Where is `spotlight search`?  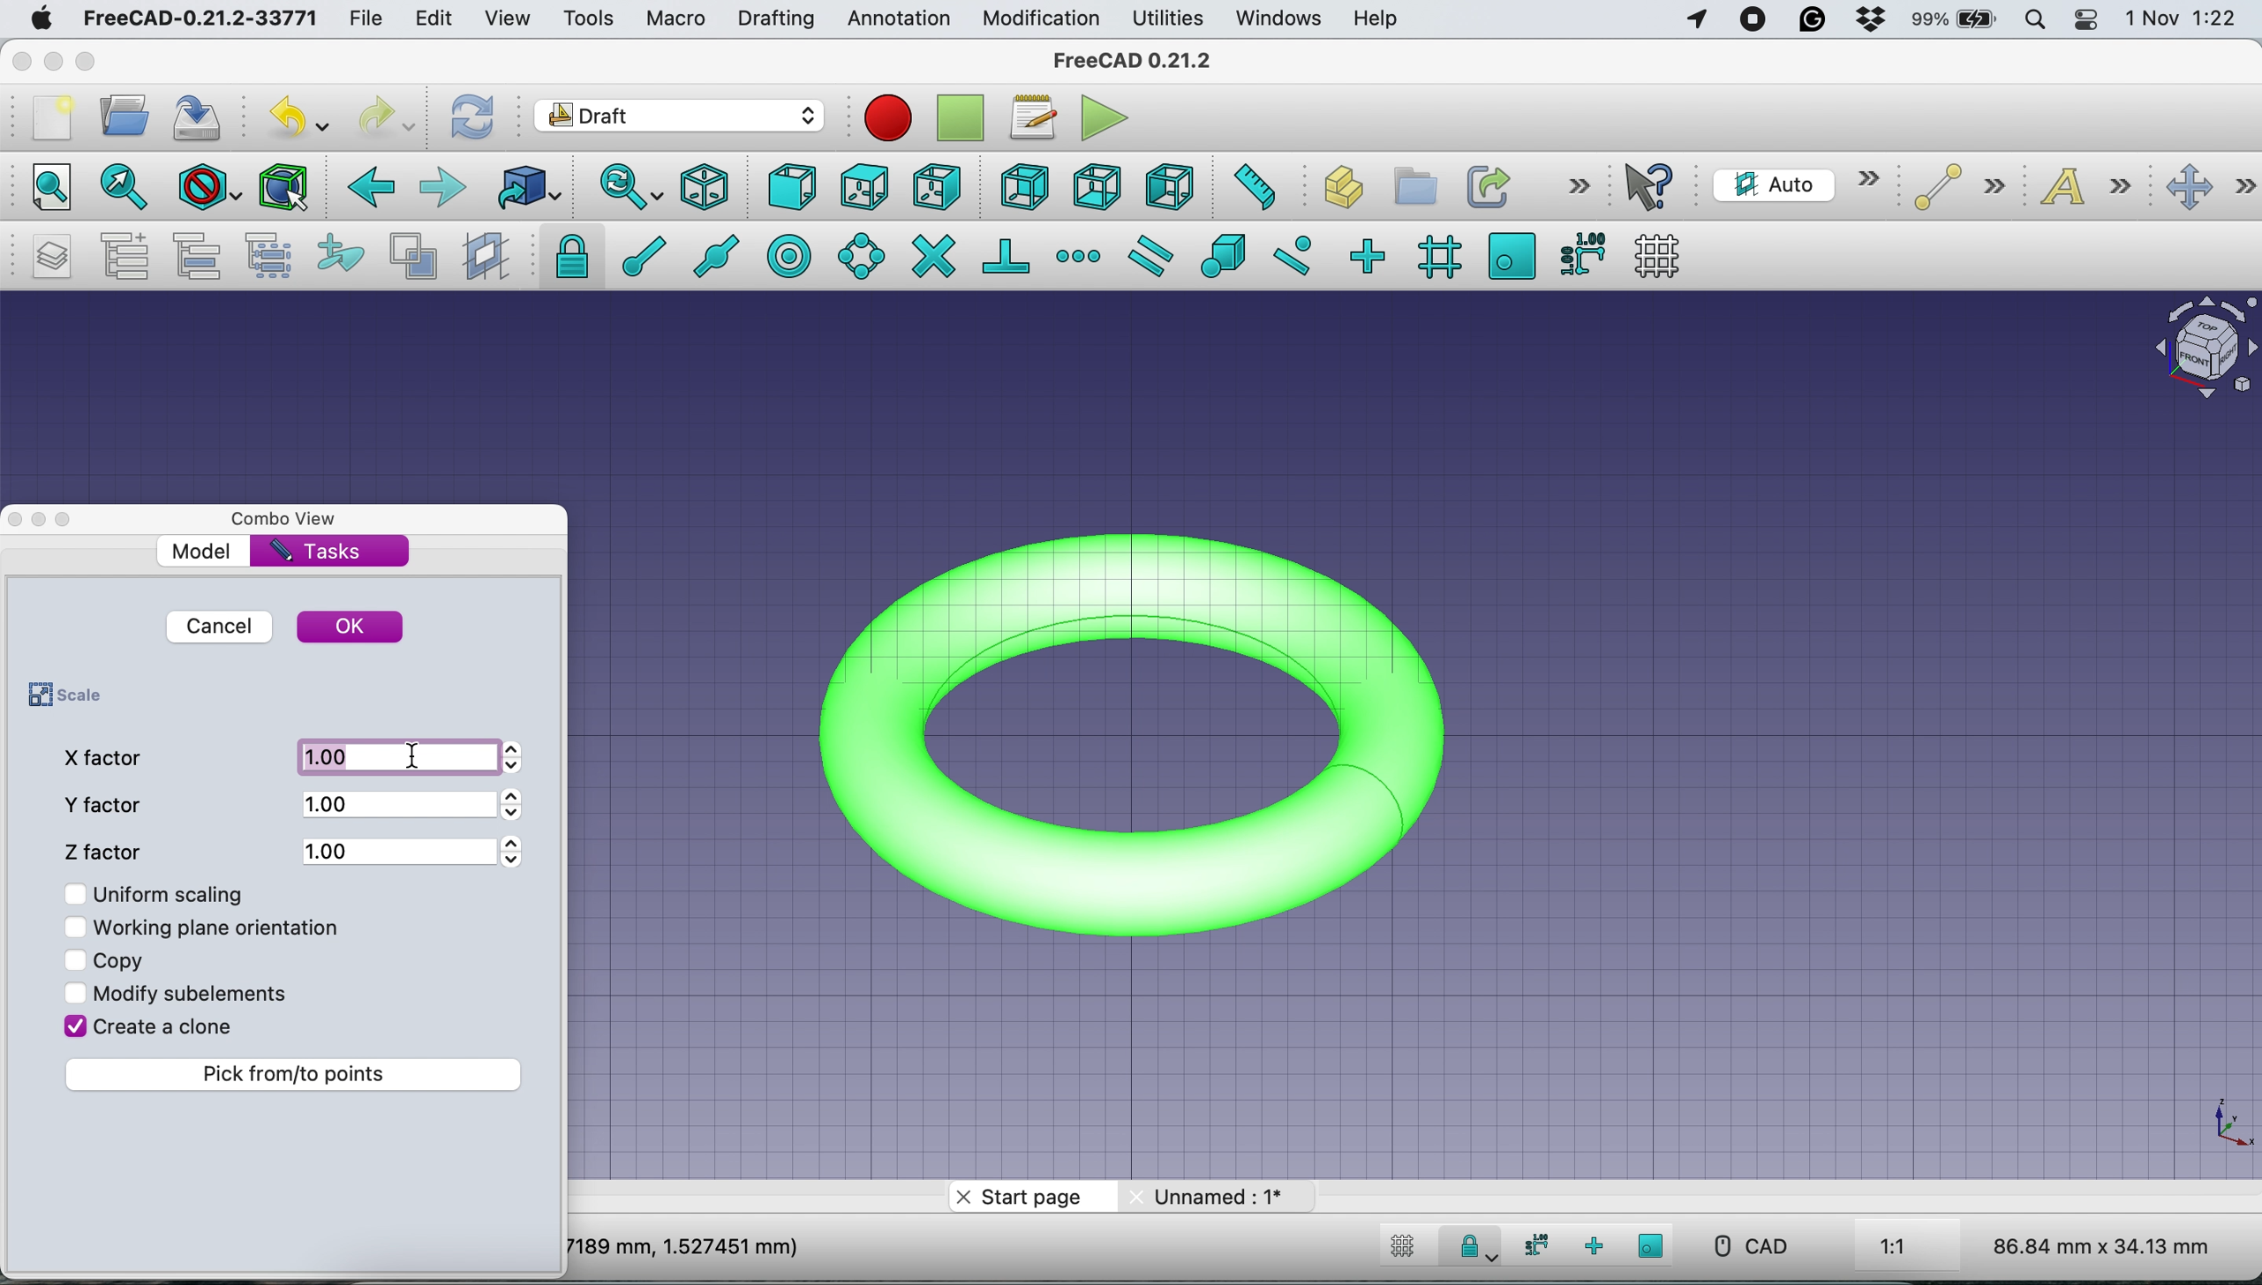 spotlight search is located at coordinates (2038, 18).